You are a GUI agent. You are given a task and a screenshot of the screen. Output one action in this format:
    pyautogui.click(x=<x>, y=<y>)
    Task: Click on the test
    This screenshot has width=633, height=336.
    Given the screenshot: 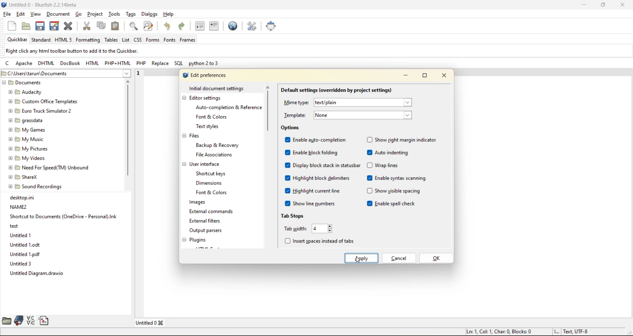 What is the action you would take?
    pyautogui.click(x=15, y=226)
    